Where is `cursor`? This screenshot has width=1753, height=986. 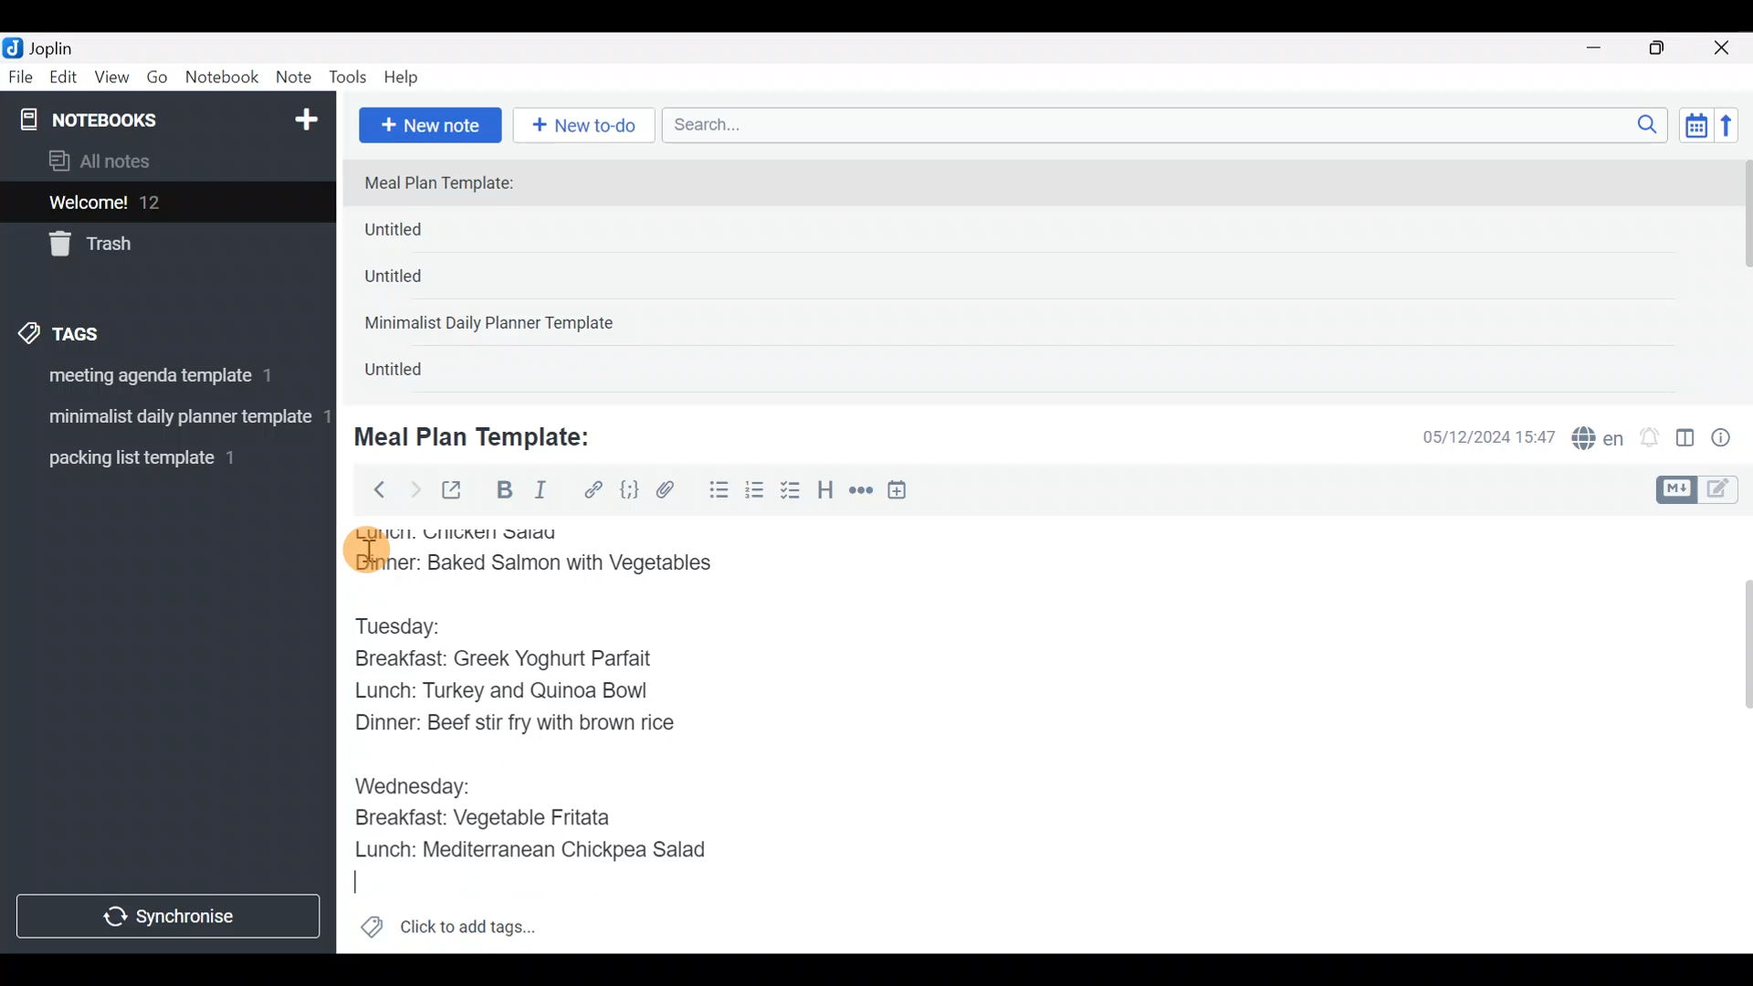
cursor is located at coordinates (365, 551).